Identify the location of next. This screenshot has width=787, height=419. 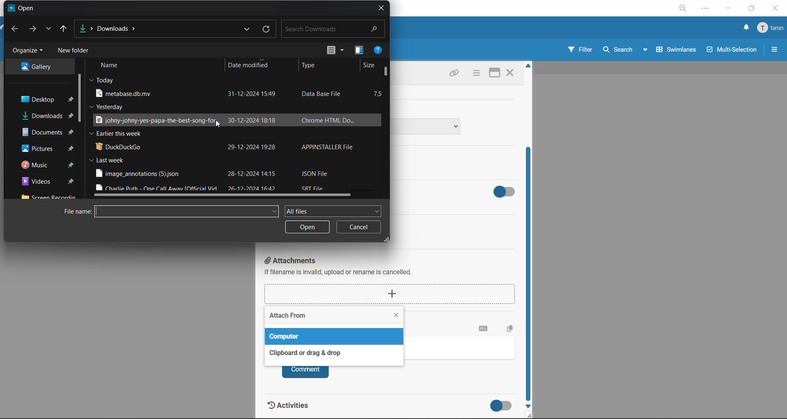
(34, 30).